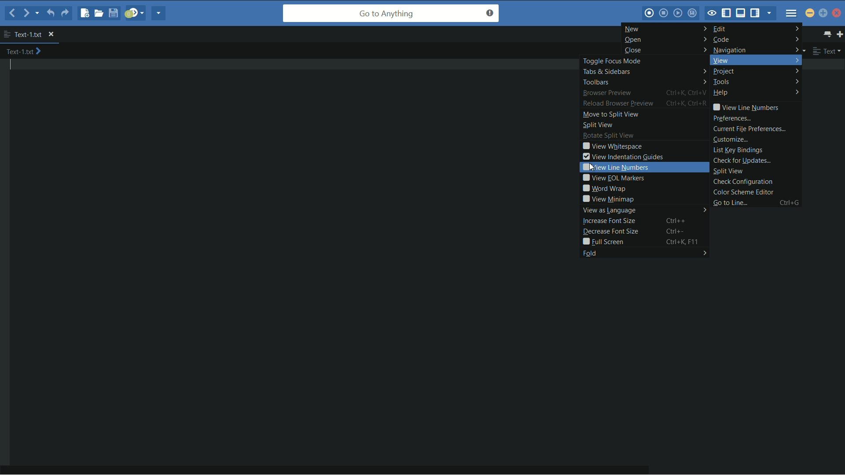 The height and width of the screenshot is (475, 845). What do you see at coordinates (757, 93) in the screenshot?
I see `help` at bounding box center [757, 93].